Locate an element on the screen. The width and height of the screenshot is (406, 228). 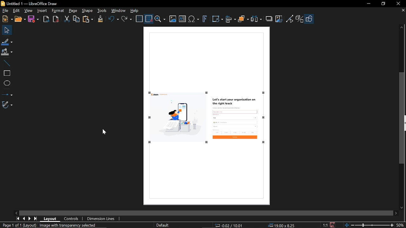
Click to save is located at coordinates (332, 225).